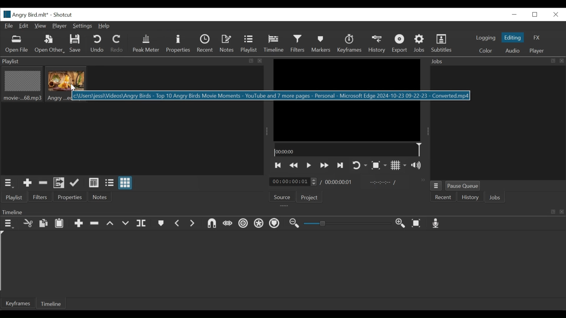 This screenshot has width=566, height=318. Describe the element at coordinates (348, 99) in the screenshot. I see `Media Viewer` at that location.